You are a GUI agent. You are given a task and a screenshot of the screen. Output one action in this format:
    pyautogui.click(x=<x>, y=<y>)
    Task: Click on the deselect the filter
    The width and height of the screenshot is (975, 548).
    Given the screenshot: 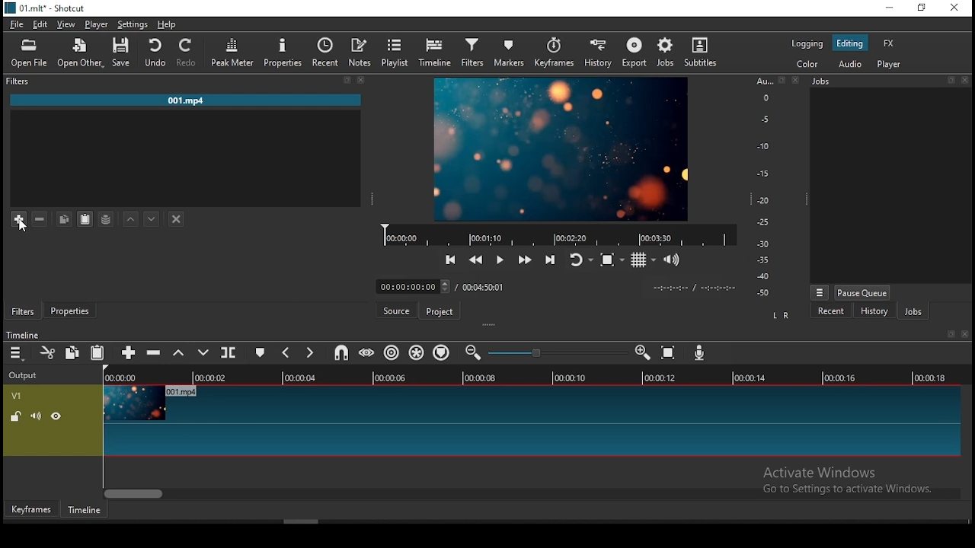 What is the action you would take?
    pyautogui.click(x=180, y=218)
    